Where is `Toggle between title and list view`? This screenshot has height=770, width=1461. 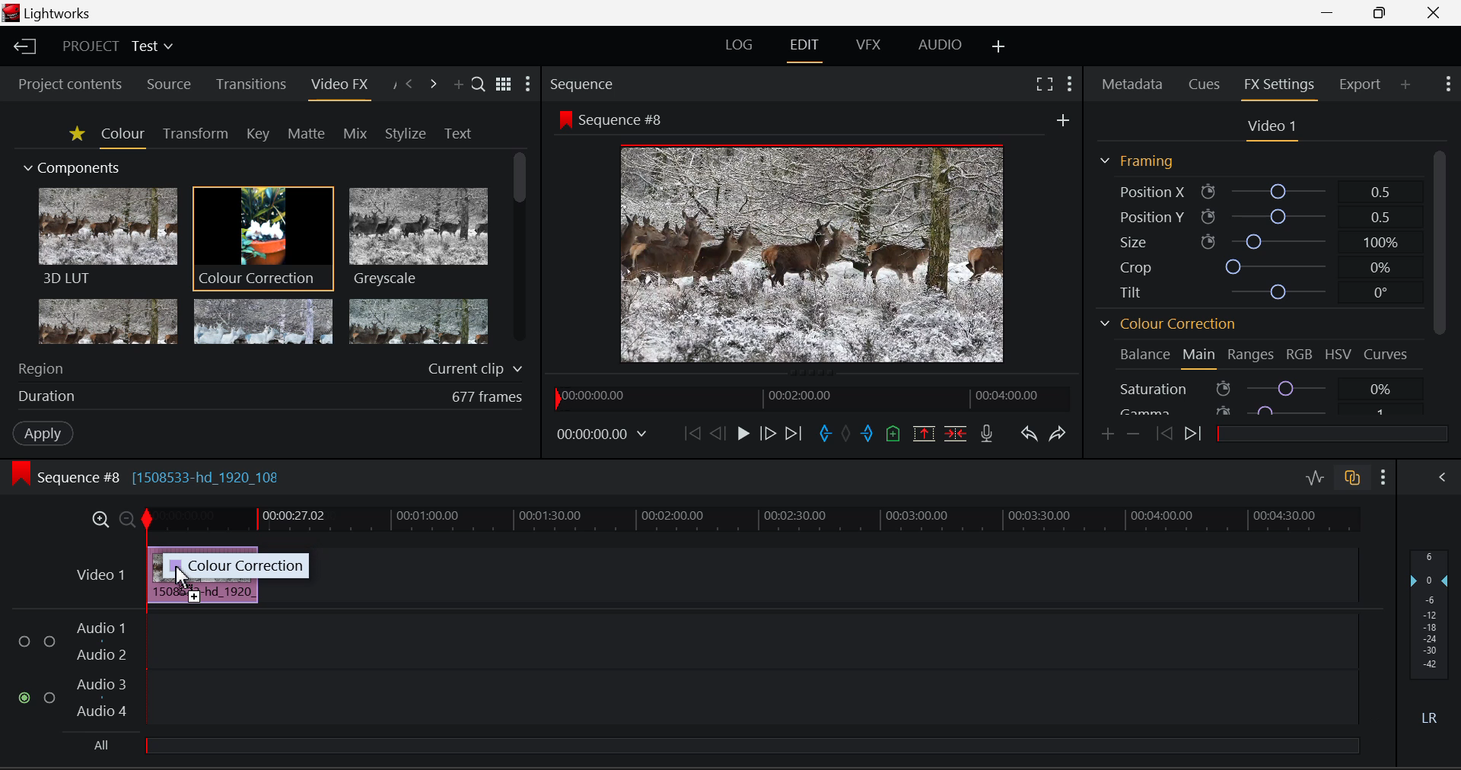
Toggle between title and list view is located at coordinates (503, 82).